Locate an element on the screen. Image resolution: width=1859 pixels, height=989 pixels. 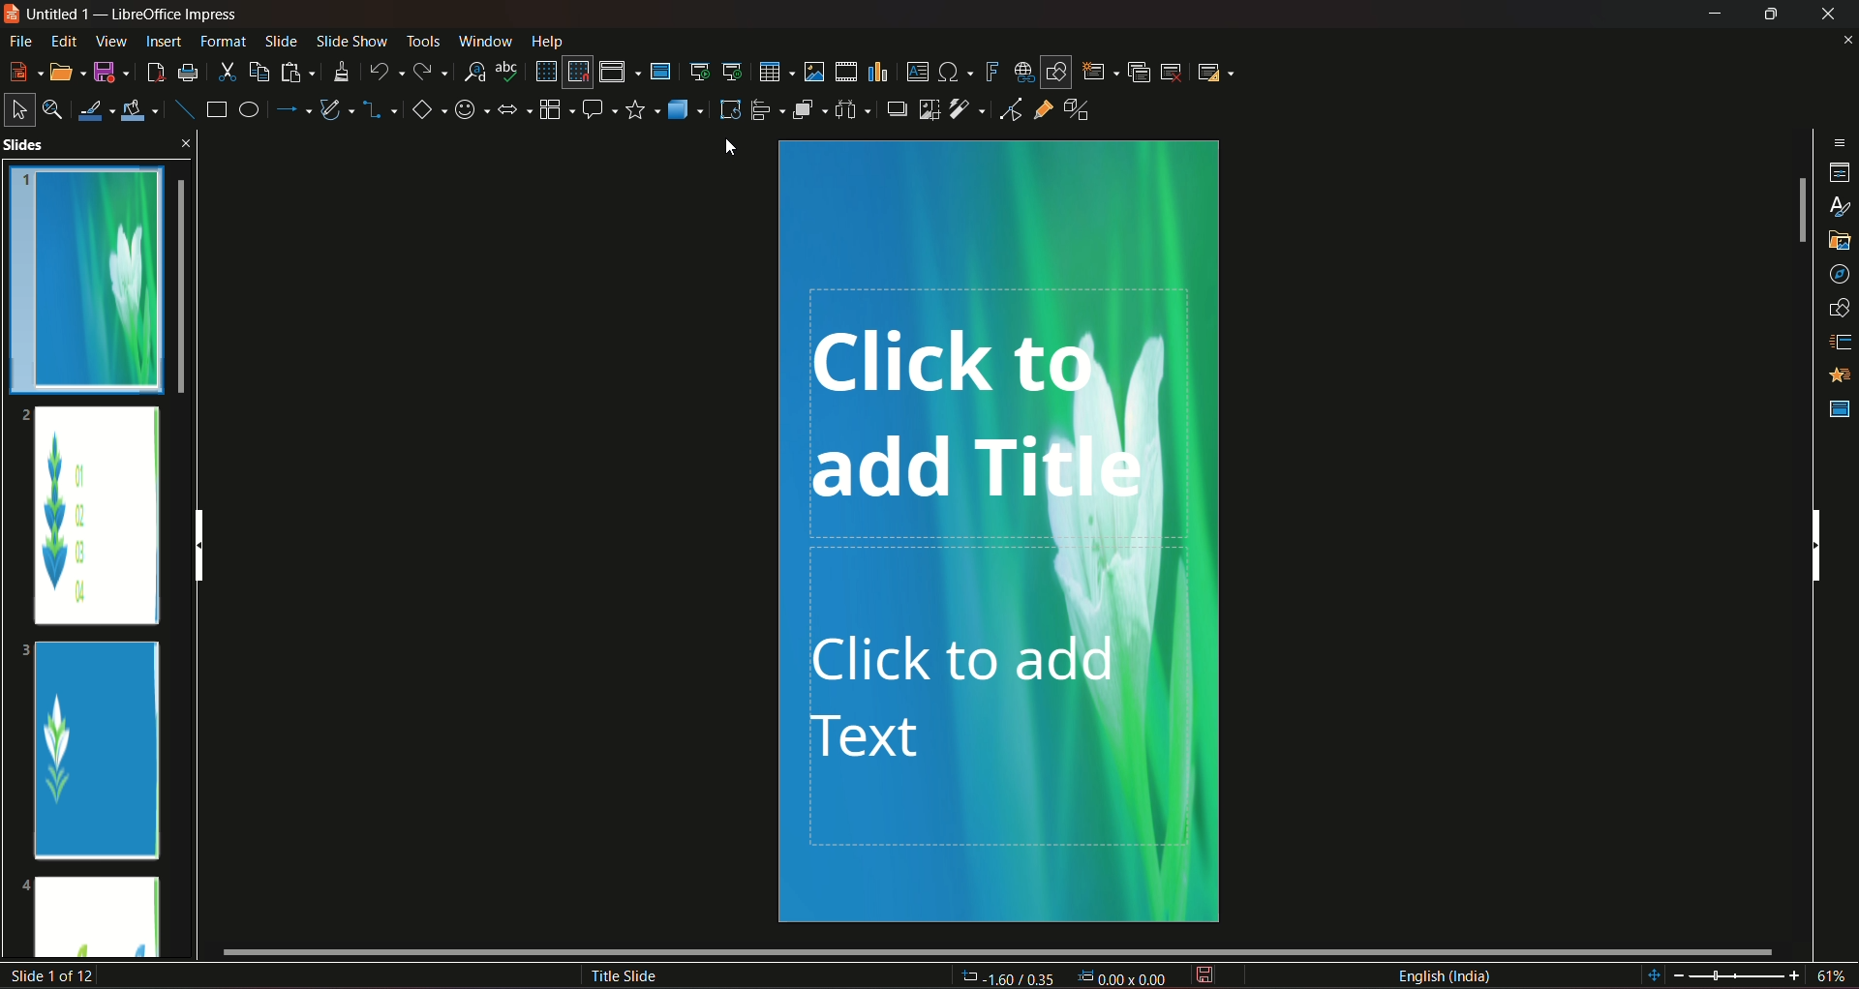
arrange is located at coordinates (809, 111).